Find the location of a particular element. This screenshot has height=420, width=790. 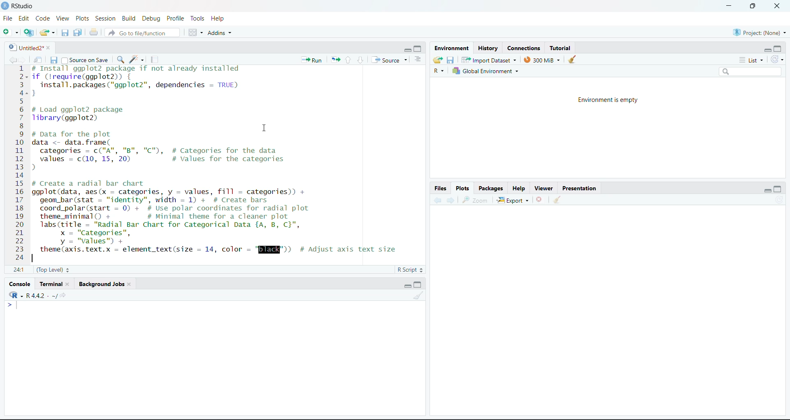

File is located at coordinates (7, 19).